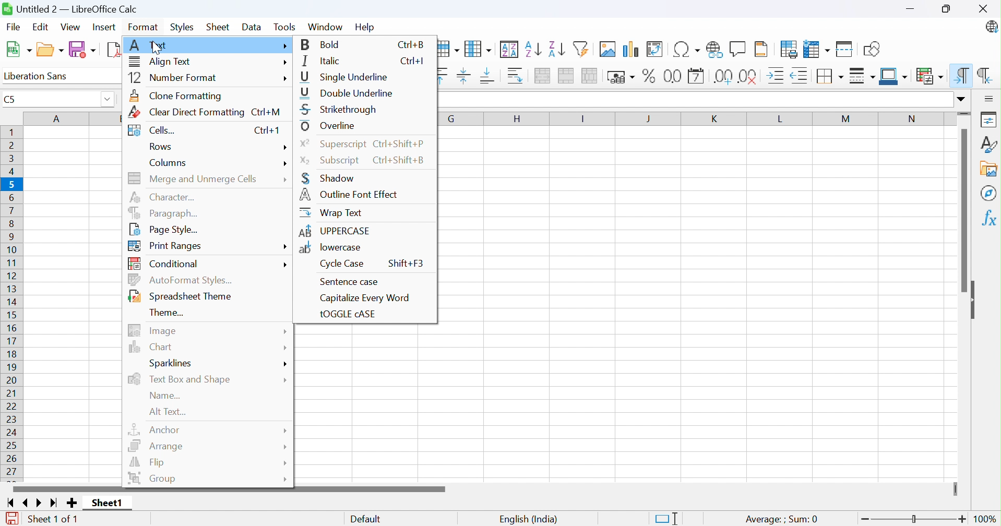 Image resolution: width=1001 pixels, height=526 pixels. I want to click on Styles, so click(182, 28).